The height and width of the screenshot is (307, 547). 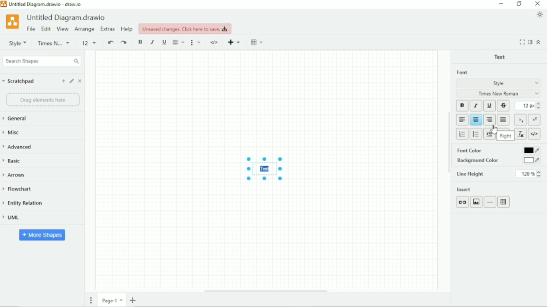 What do you see at coordinates (462, 134) in the screenshot?
I see `Numbered list` at bounding box center [462, 134].